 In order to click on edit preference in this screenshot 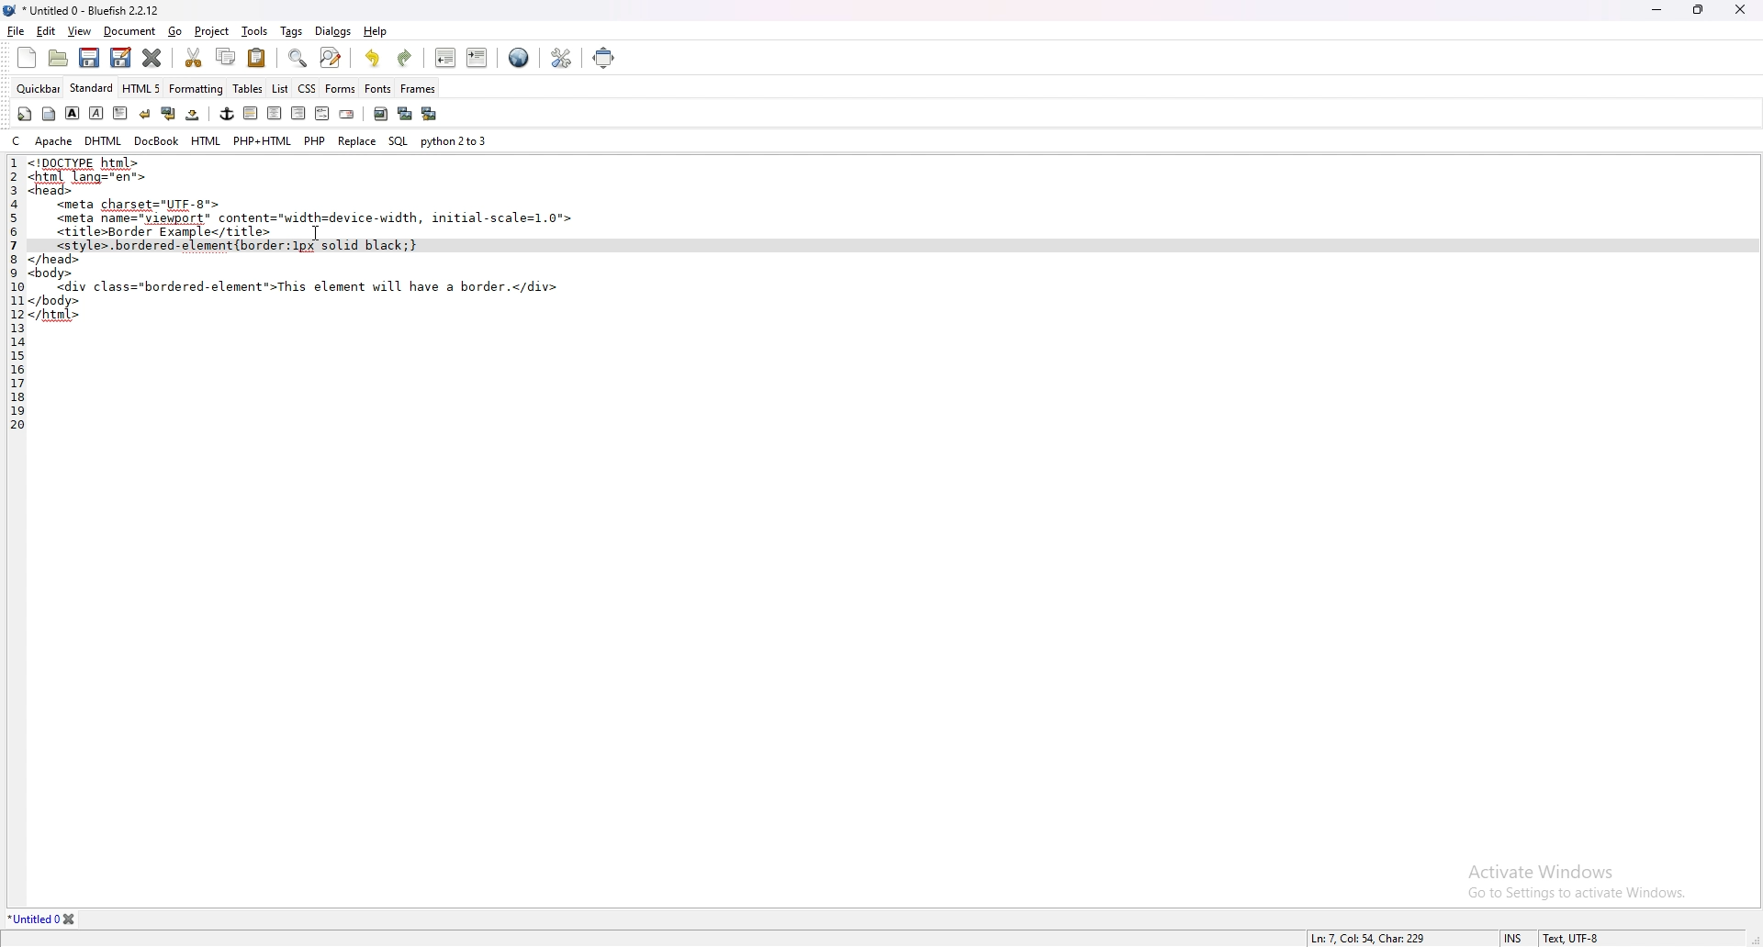, I will do `click(558, 59)`.